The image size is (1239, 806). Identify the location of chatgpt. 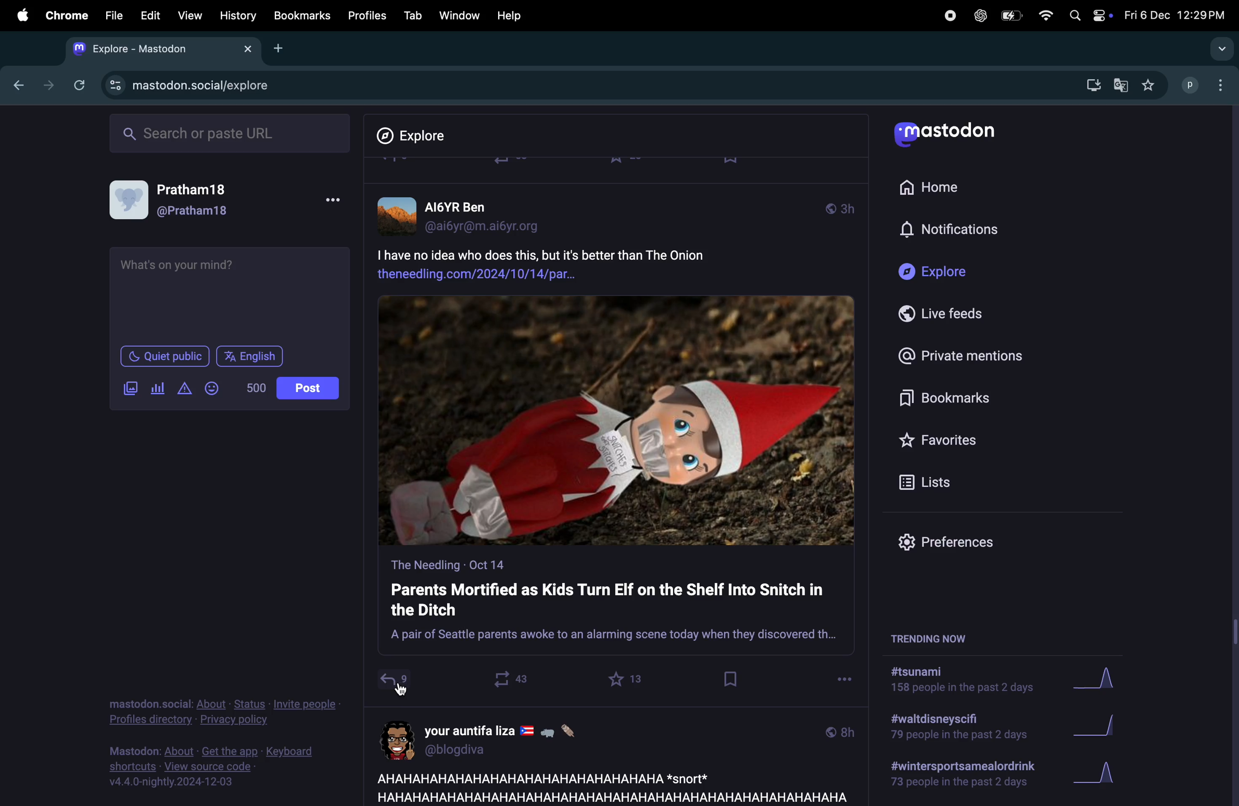
(979, 15).